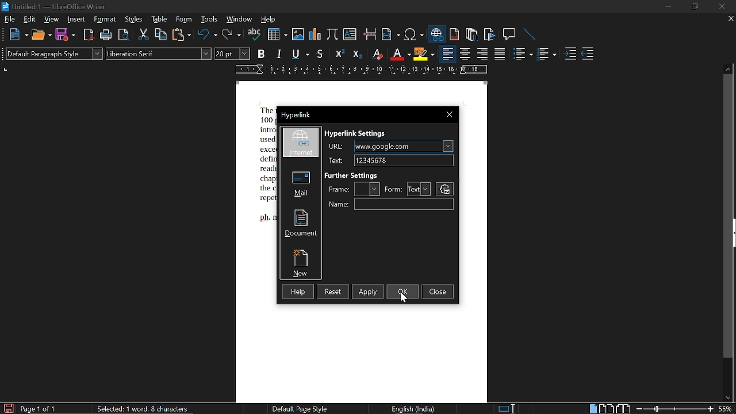  I want to click on insert symbol, so click(413, 34).